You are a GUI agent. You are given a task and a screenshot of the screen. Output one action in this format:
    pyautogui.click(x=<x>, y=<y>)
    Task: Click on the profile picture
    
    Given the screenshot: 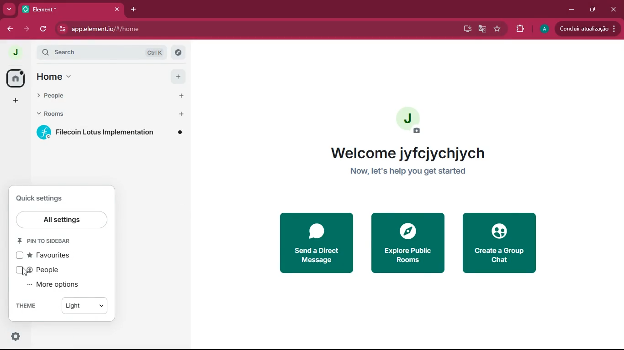 What is the action you would take?
    pyautogui.click(x=407, y=120)
    